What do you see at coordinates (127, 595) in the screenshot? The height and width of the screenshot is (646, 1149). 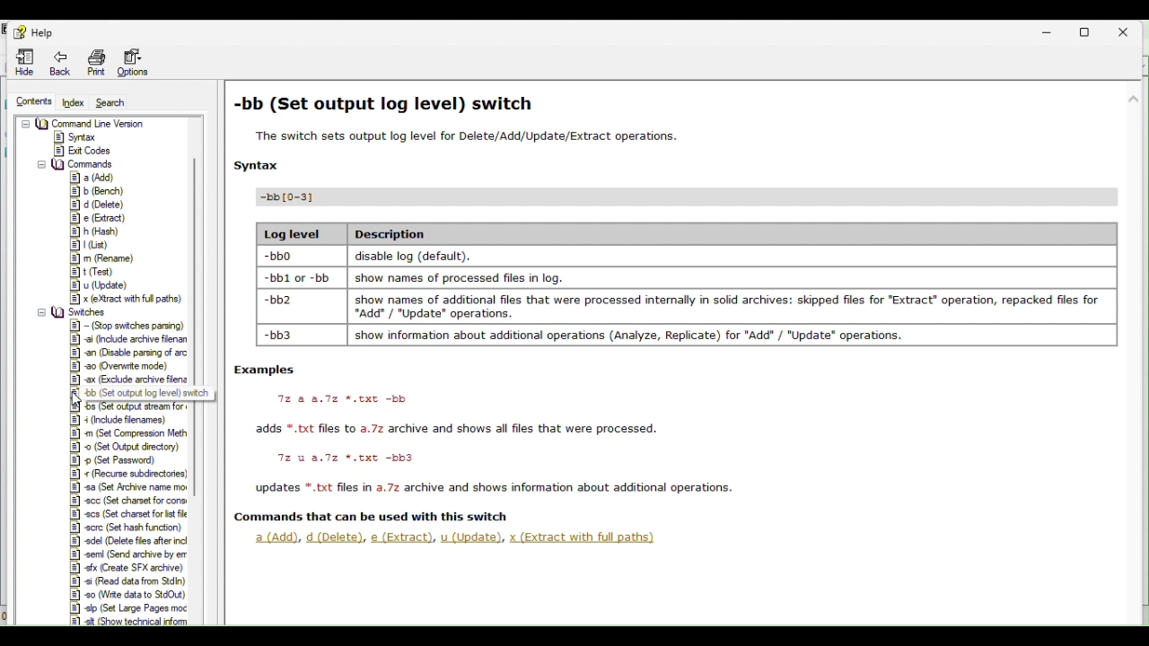 I see `&] s0 (Wite data to StdOut)` at bounding box center [127, 595].